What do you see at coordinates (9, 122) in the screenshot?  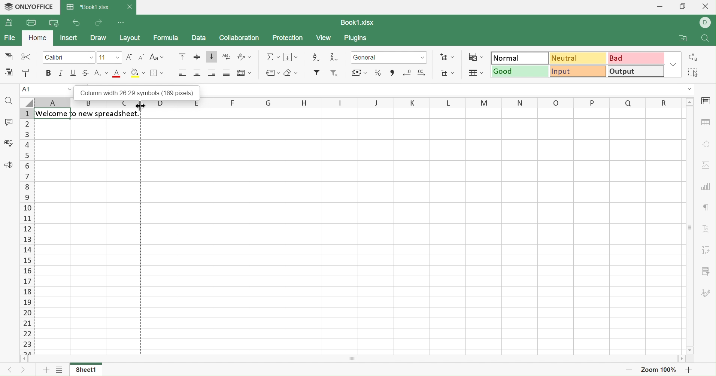 I see `Comments` at bounding box center [9, 122].